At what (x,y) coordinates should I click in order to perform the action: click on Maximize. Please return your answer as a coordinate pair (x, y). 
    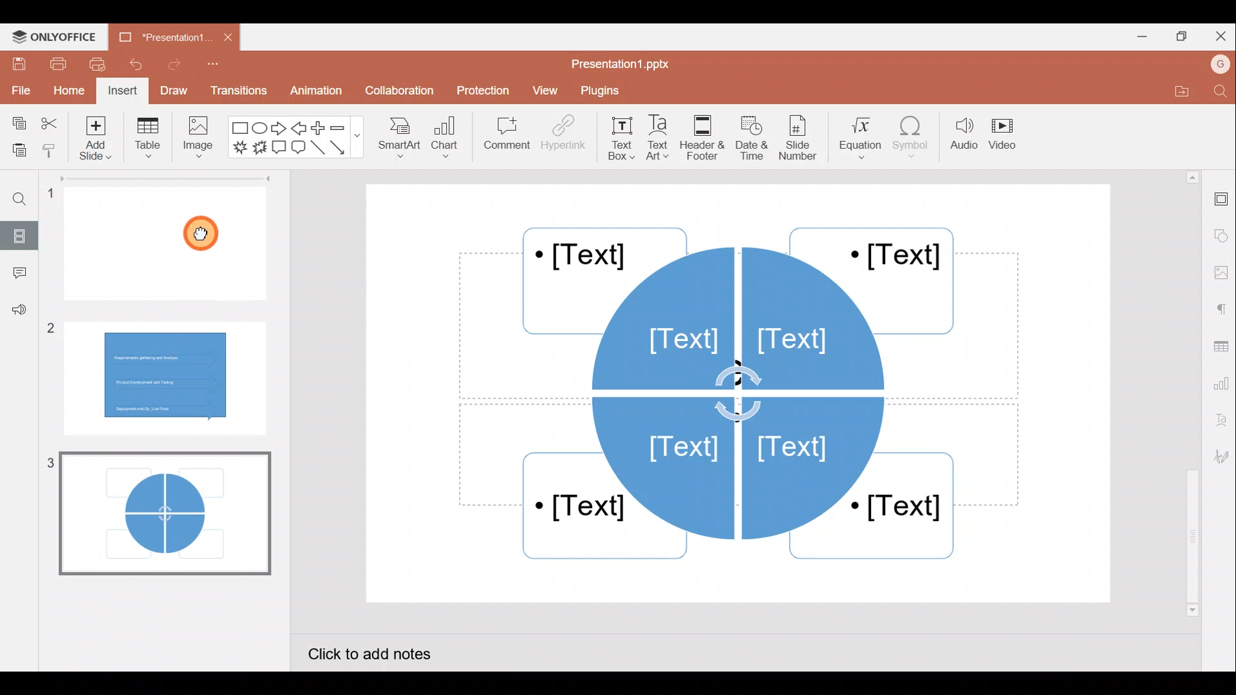
    Looking at the image, I should click on (1184, 35).